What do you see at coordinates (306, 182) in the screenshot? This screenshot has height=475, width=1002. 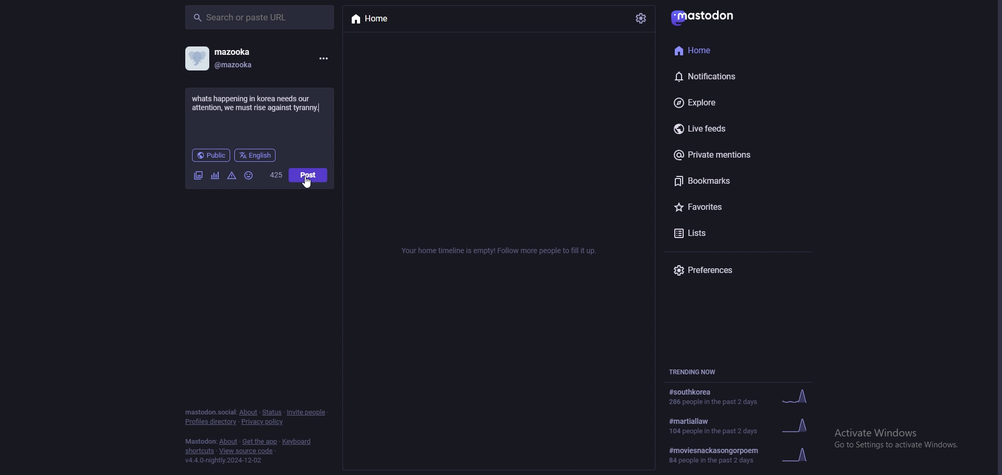 I see `cursor` at bounding box center [306, 182].